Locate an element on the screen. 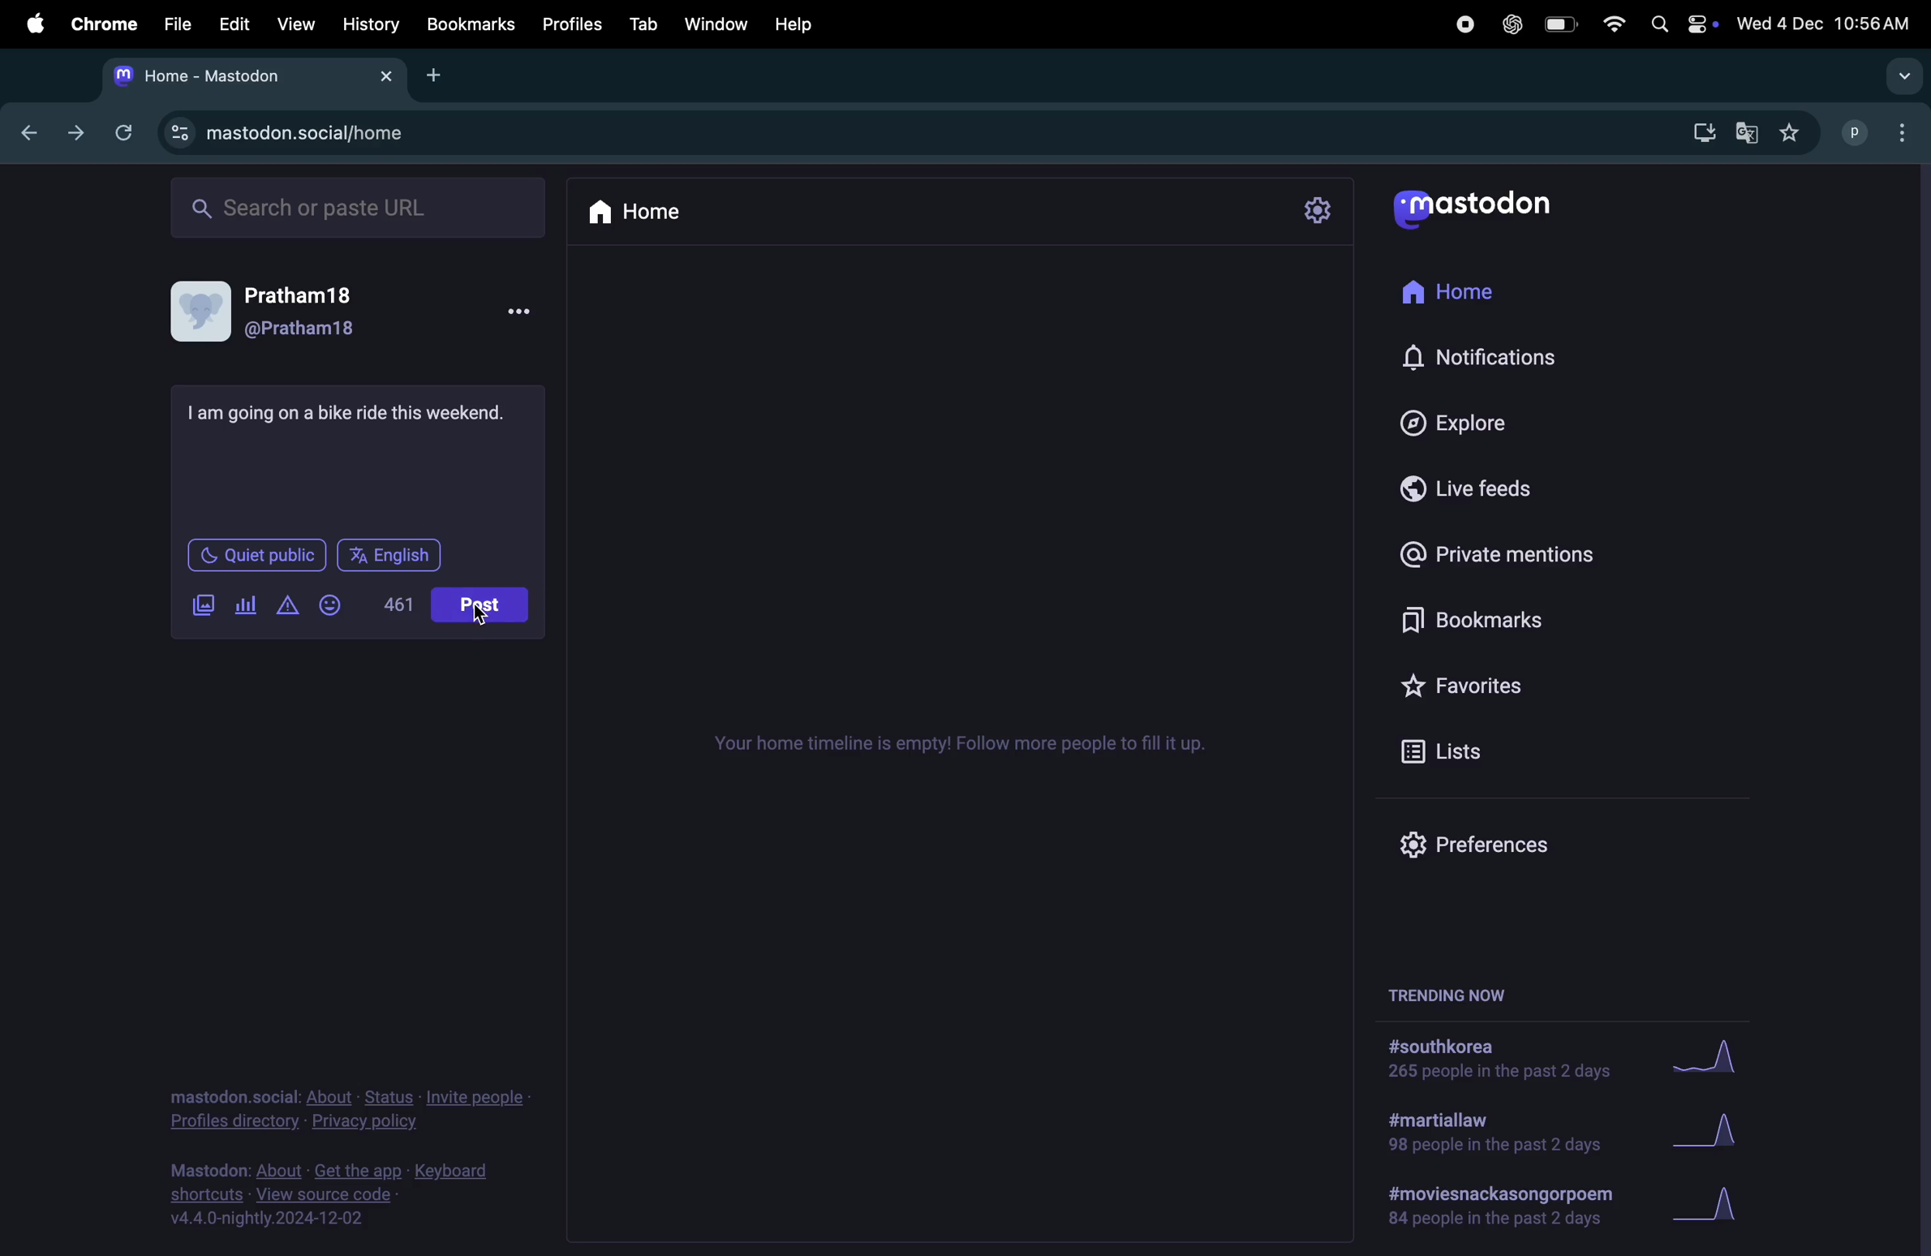 The image size is (1931, 1256). hlep is located at coordinates (801, 24).